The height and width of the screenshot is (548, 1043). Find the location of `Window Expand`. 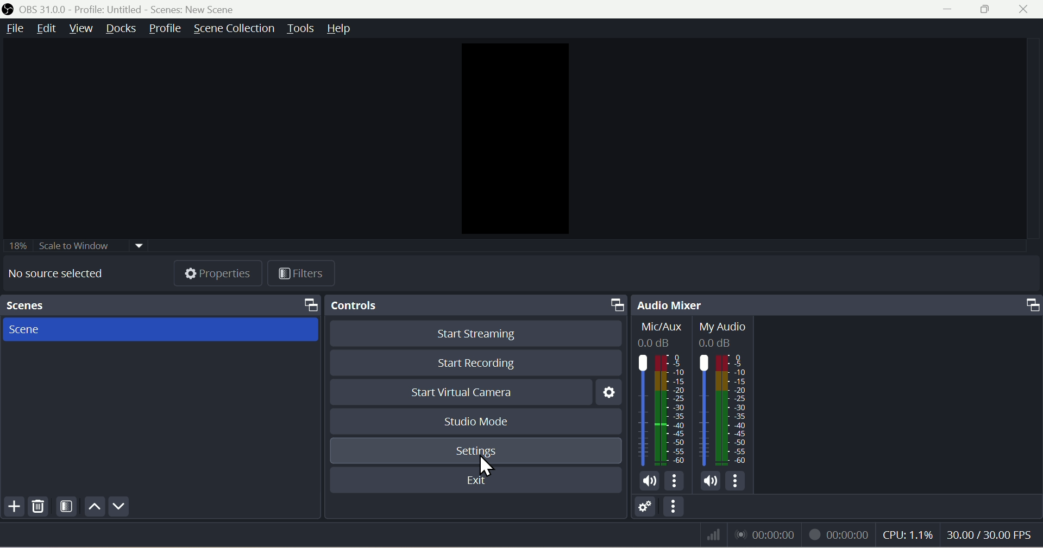

Window Expand is located at coordinates (988, 9).